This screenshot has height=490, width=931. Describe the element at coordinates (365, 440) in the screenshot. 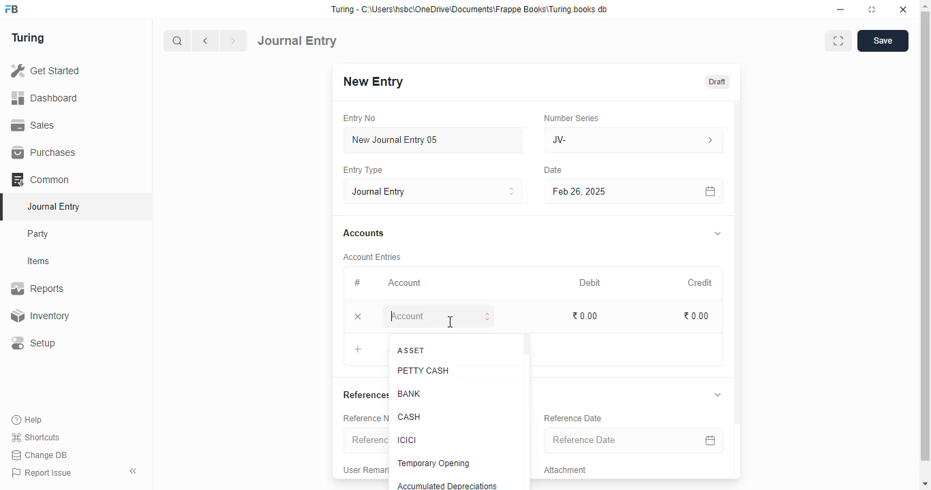

I see `reference number` at that location.